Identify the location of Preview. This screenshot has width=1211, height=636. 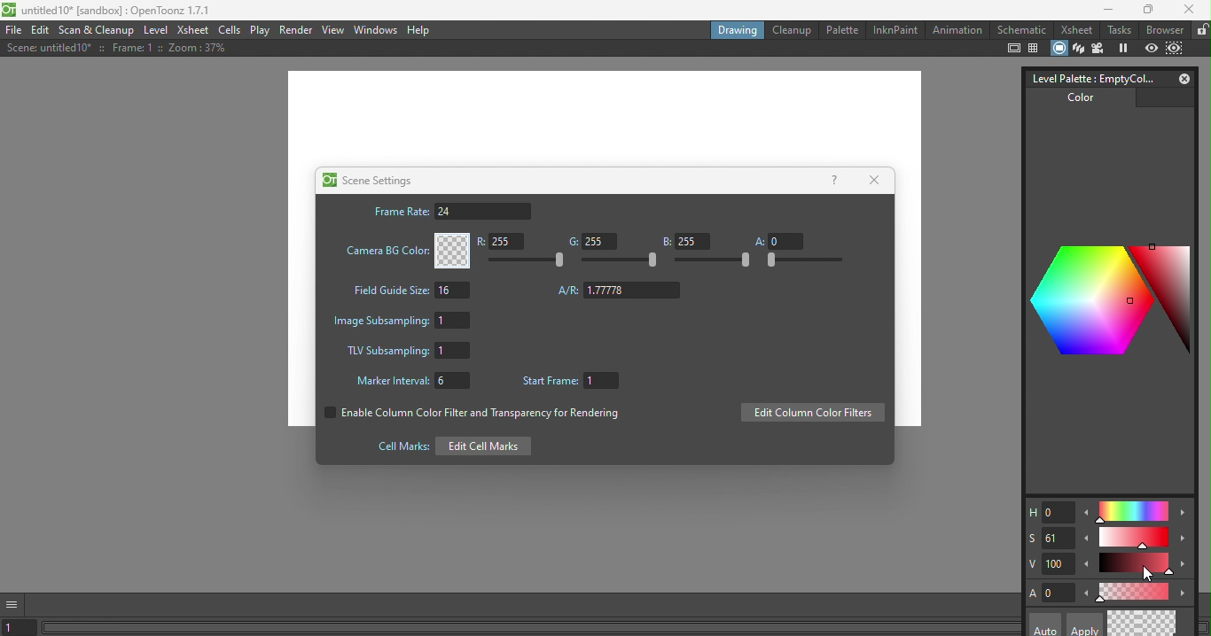
(1152, 48).